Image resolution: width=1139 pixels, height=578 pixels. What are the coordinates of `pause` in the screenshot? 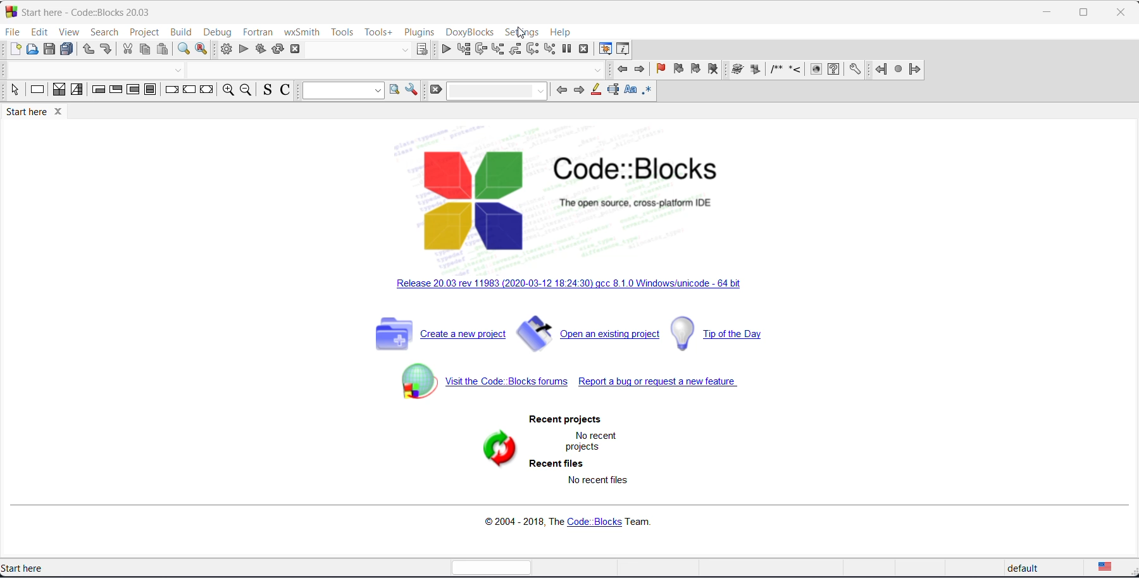 It's located at (756, 70).